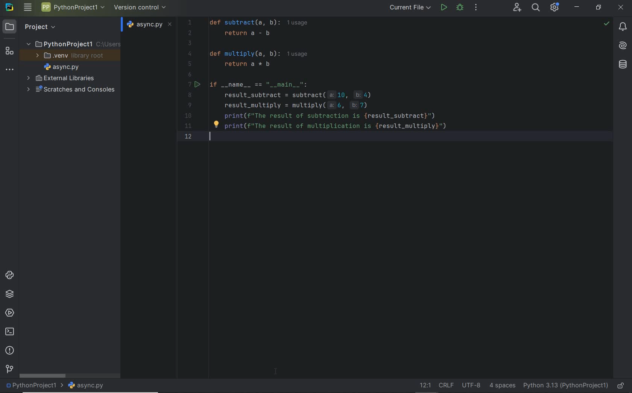  I want to click on search everywhere, so click(536, 8).